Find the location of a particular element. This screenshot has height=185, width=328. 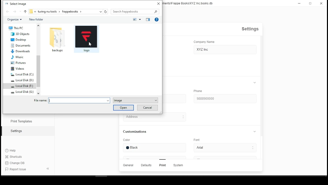

XYZ inc is located at coordinates (202, 50).